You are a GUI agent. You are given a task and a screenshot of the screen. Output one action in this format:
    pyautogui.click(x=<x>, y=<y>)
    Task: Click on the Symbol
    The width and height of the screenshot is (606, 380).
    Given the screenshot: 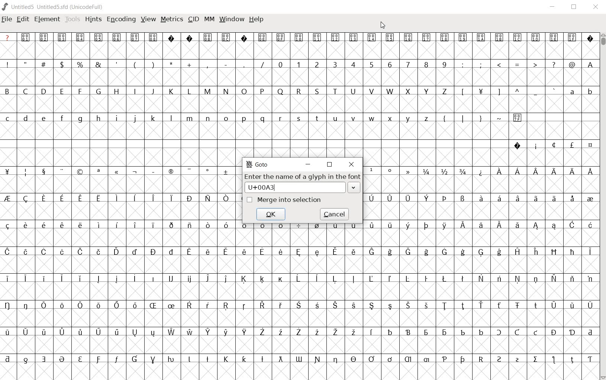 What is the action you would take?
    pyautogui.click(x=481, y=278)
    